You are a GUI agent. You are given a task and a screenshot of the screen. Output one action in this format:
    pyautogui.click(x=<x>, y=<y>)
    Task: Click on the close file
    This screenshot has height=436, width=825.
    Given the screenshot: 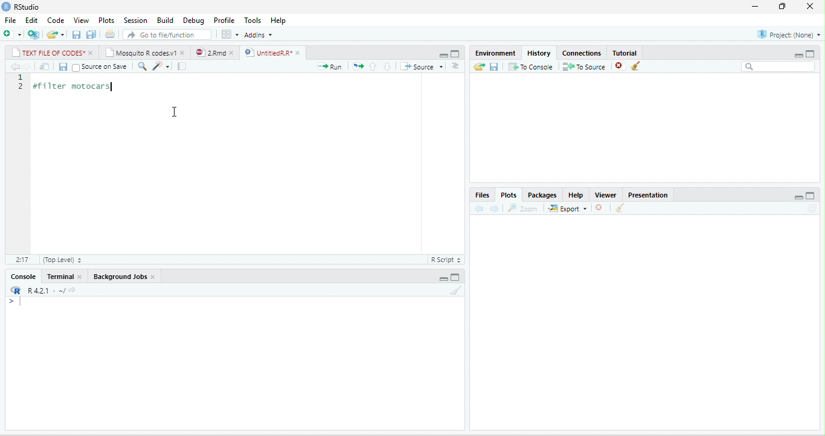 What is the action you would take?
    pyautogui.click(x=621, y=66)
    